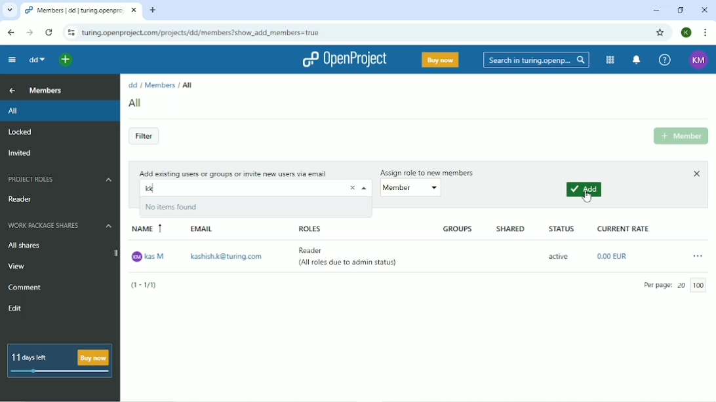  I want to click on Close, so click(704, 10).